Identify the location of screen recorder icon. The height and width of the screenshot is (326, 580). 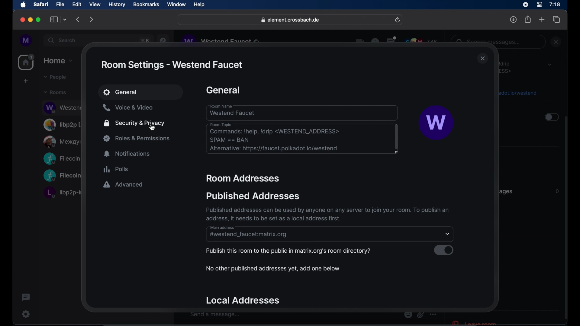
(525, 5).